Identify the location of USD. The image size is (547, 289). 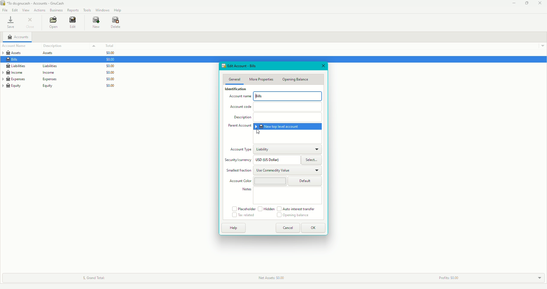
(276, 160).